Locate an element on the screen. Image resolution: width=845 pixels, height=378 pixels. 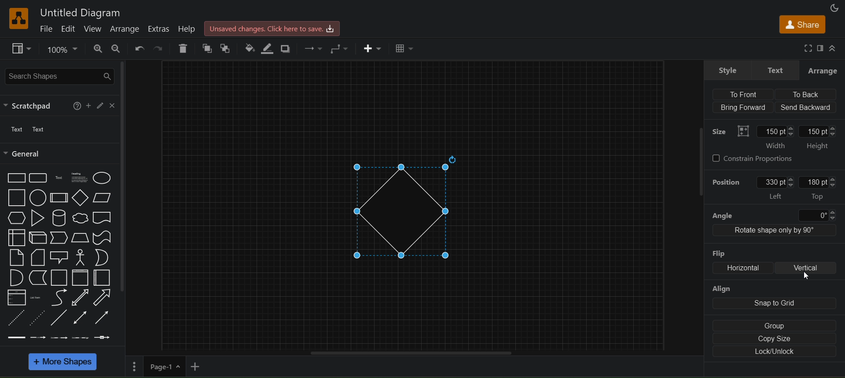
angle is located at coordinates (773, 214).